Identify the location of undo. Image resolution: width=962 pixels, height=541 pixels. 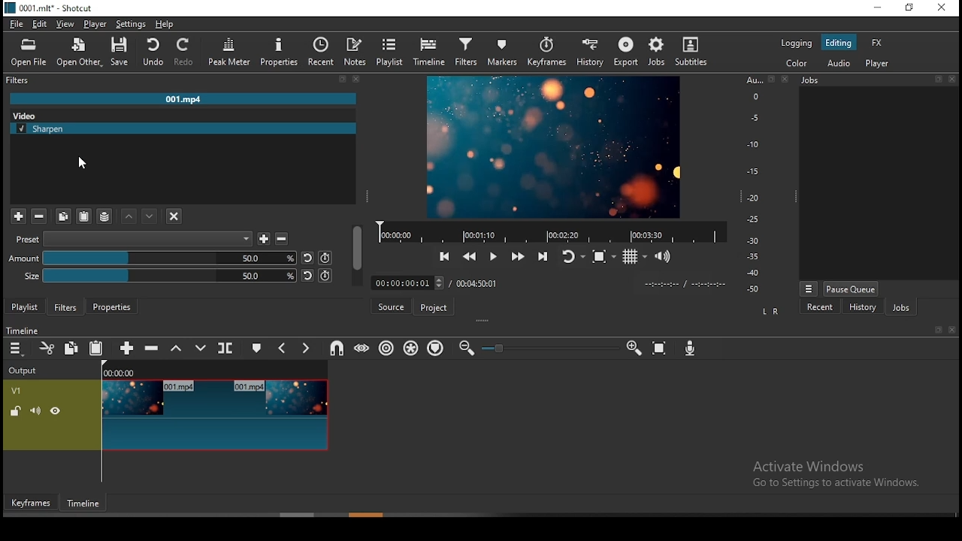
(309, 274).